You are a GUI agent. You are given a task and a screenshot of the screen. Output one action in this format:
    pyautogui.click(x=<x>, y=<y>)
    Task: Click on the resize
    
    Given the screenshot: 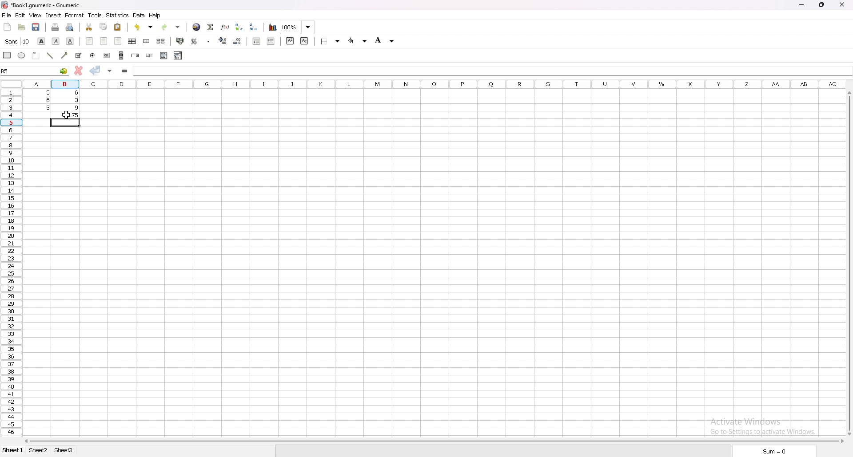 What is the action you would take?
    pyautogui.click(x=821, y=5)
    